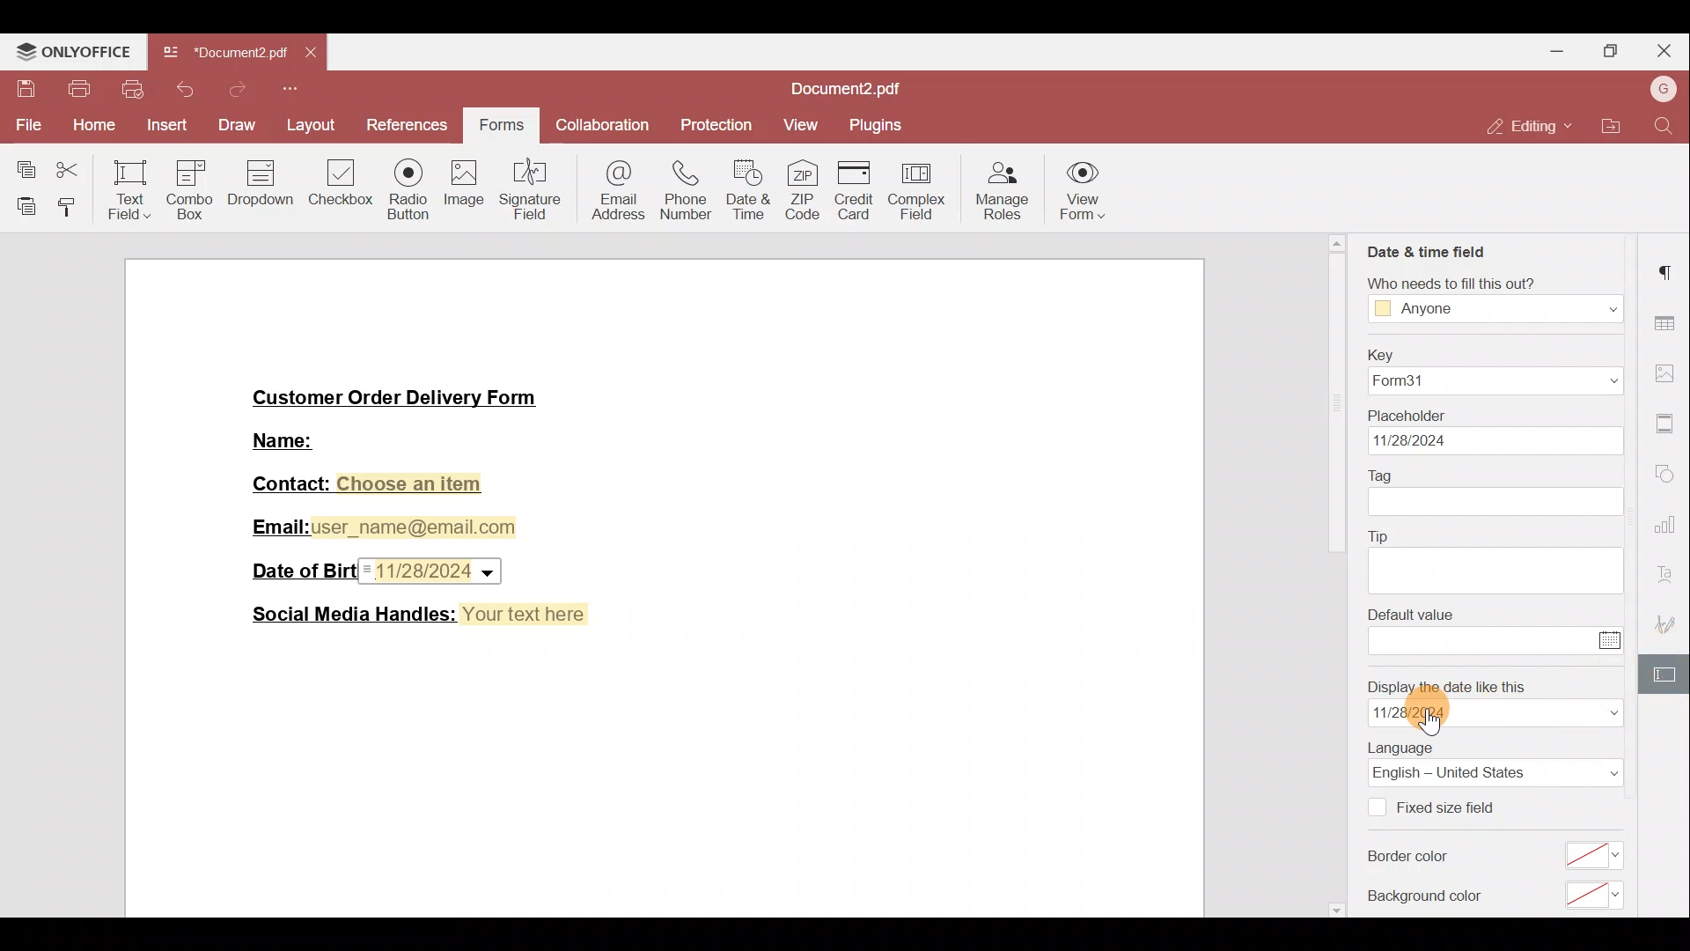  Describe the element at coordinates (1524, 126) in the screenshot. I see `Editing mode` at that location.